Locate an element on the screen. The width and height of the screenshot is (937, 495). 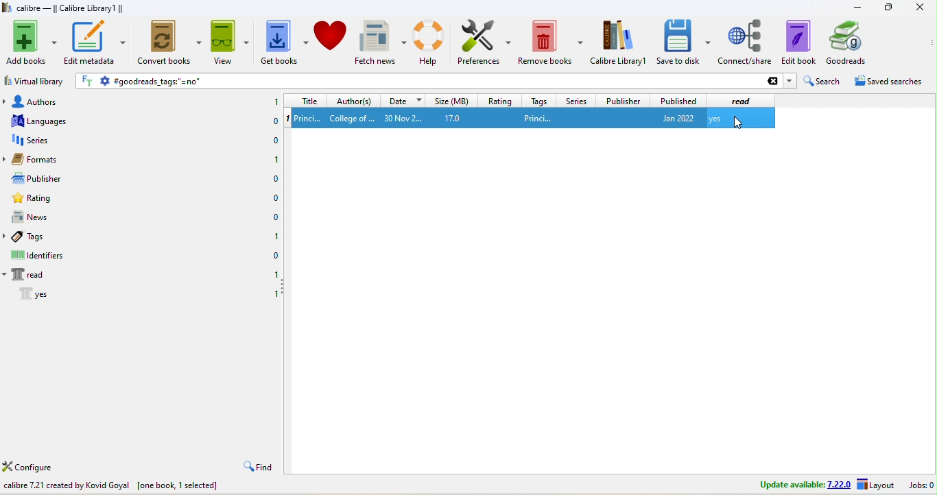
goodreads is located at coordinates (853, 43).